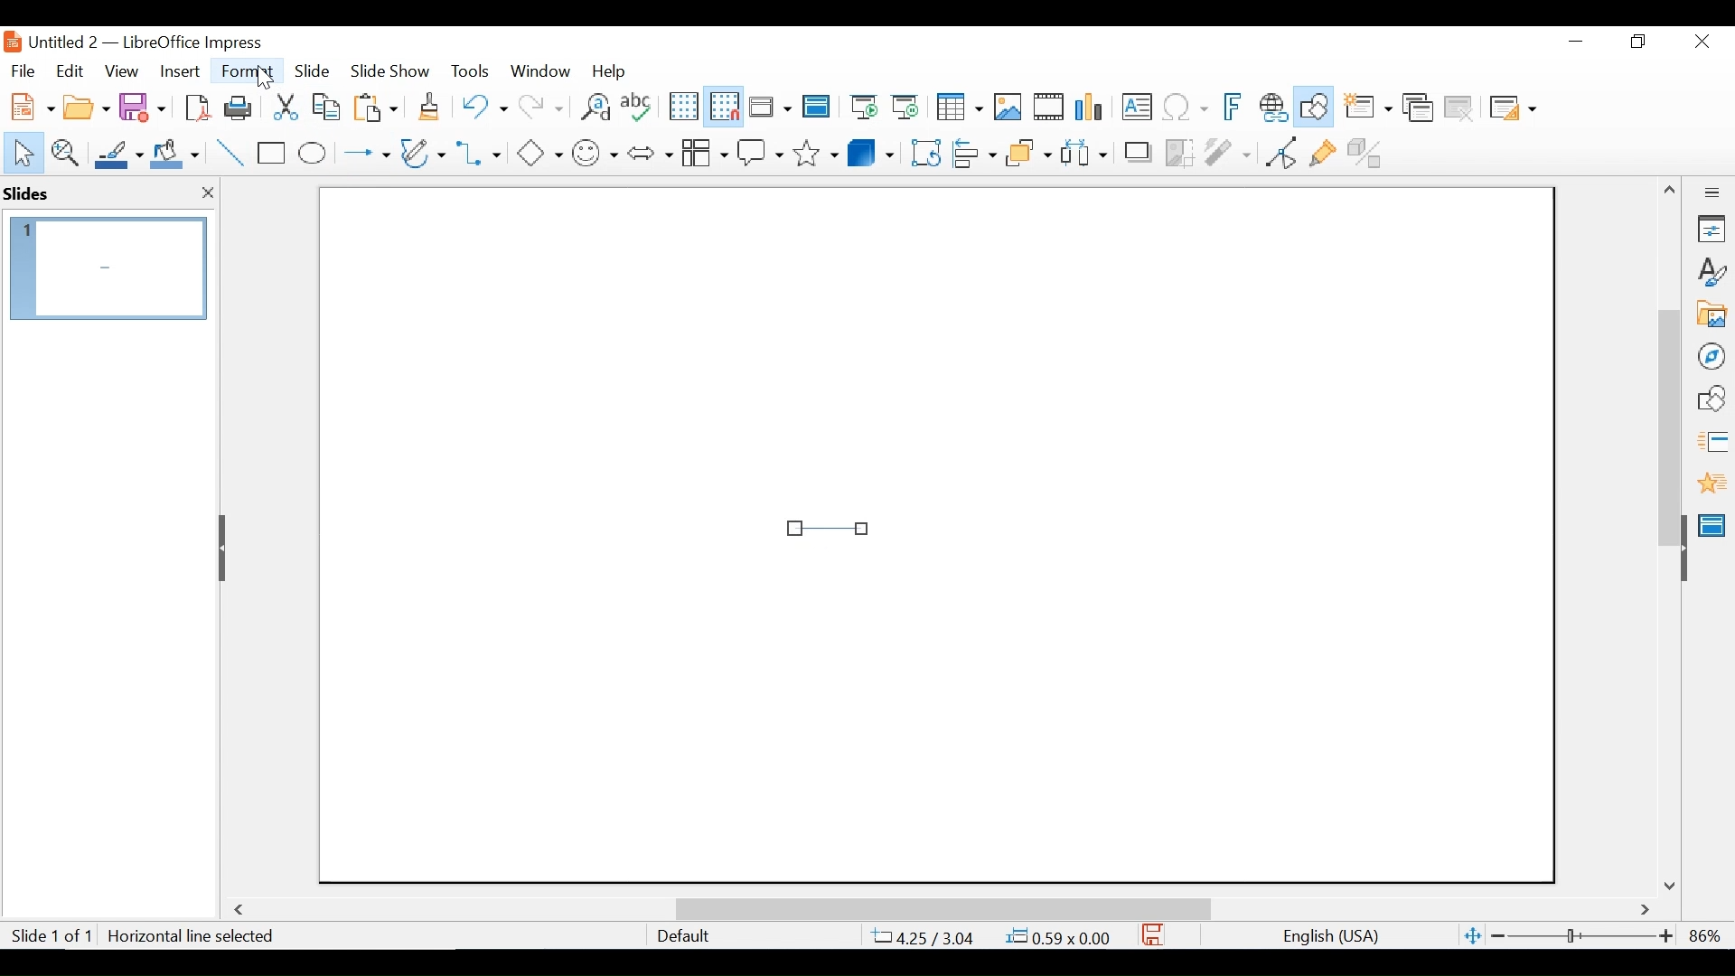 This screenshot has height=976, width=1735. Describe the element at coordinates (51, 937) in the screenshot. I see `Slide 1 of 1` at that location.